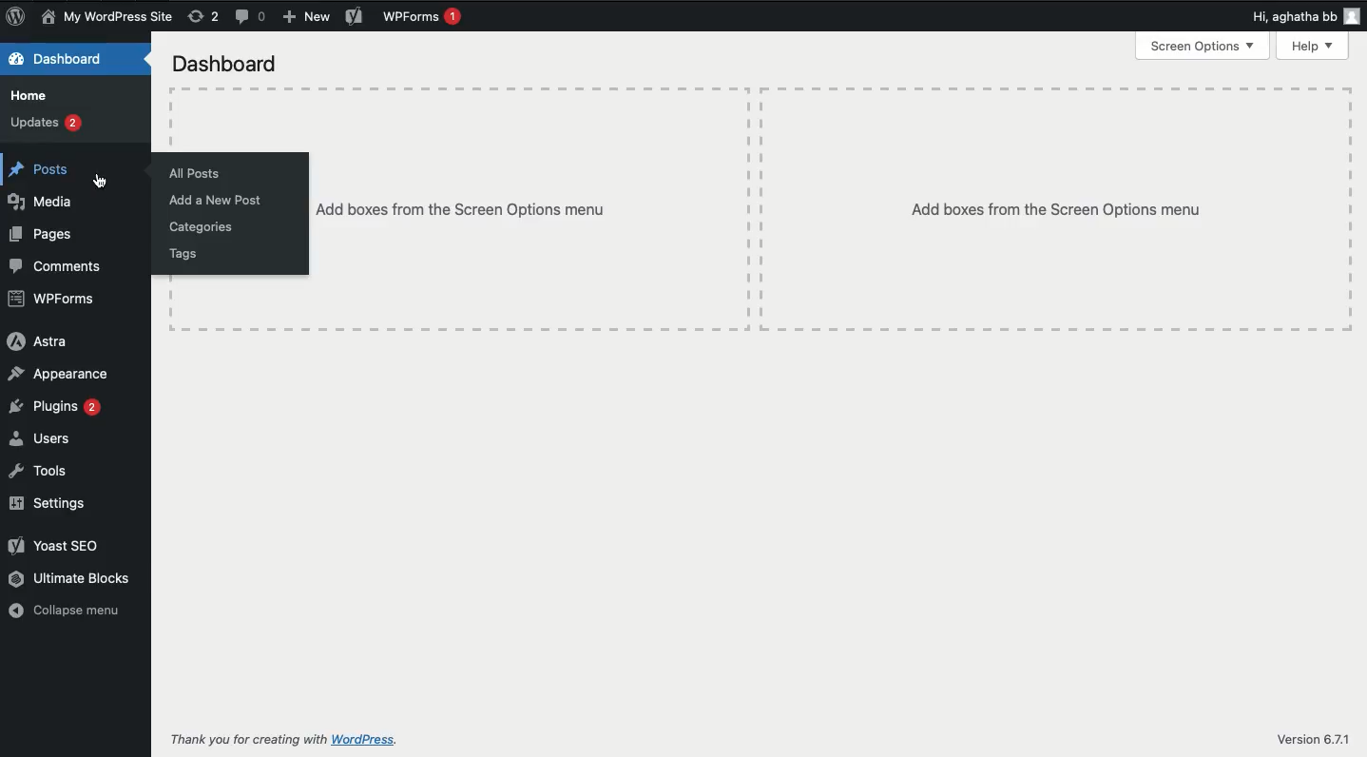 This screenshot has width=1367, height=757. What do you see at coordinates (59, 376) in the screenshot?
I see `Appearance ` at bounding box center [59, 376].